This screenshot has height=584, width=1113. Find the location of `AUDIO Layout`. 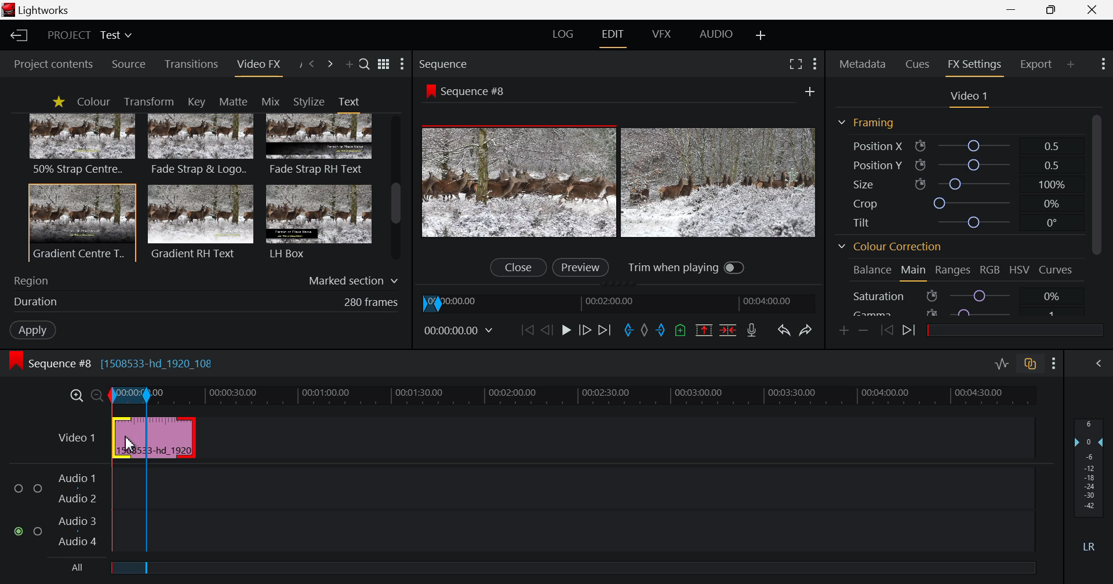

AUDIO Layout is located at coordinates (720, 33).